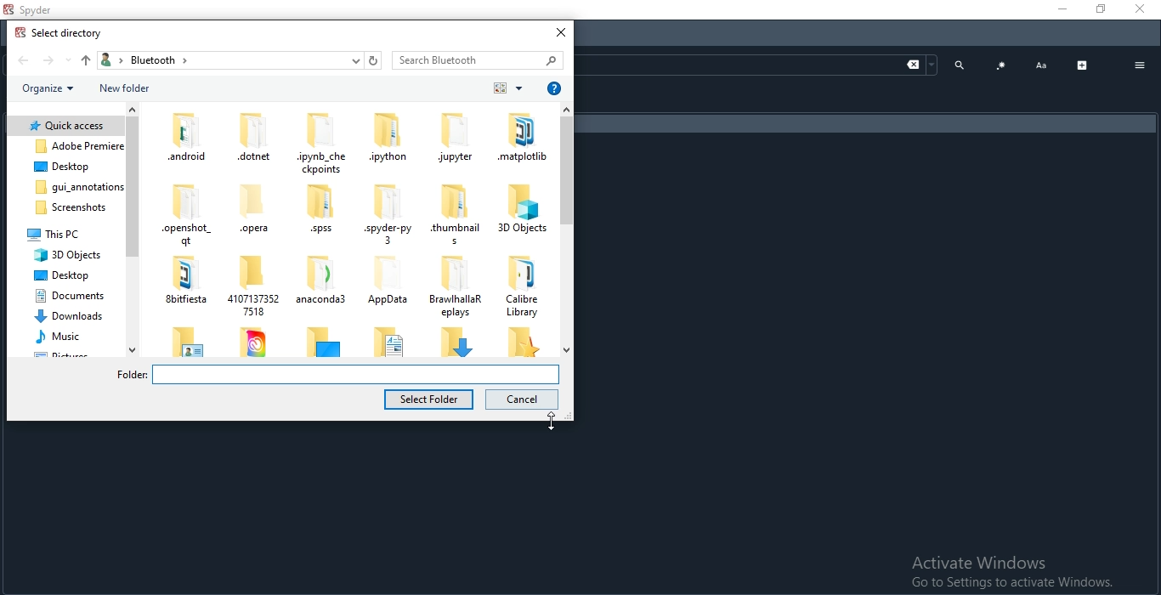 This screenshot has width=1161, height=595. Describe the element at coordinates (32, 10) in the screenshot. I see `spyder` at that location.